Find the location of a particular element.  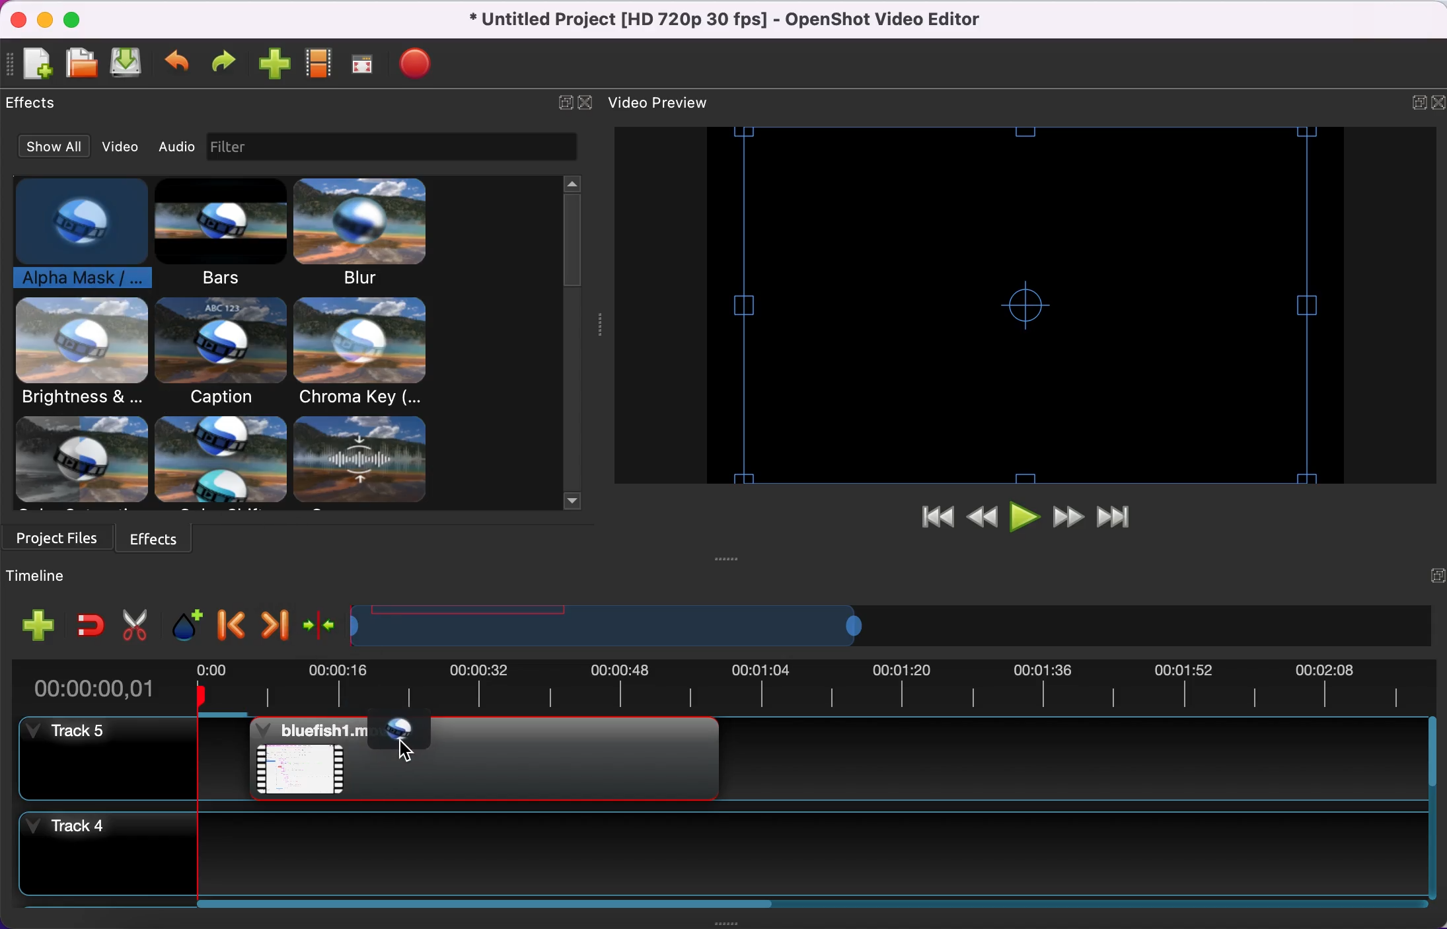

video preview is located at coordinates (1018, 303).